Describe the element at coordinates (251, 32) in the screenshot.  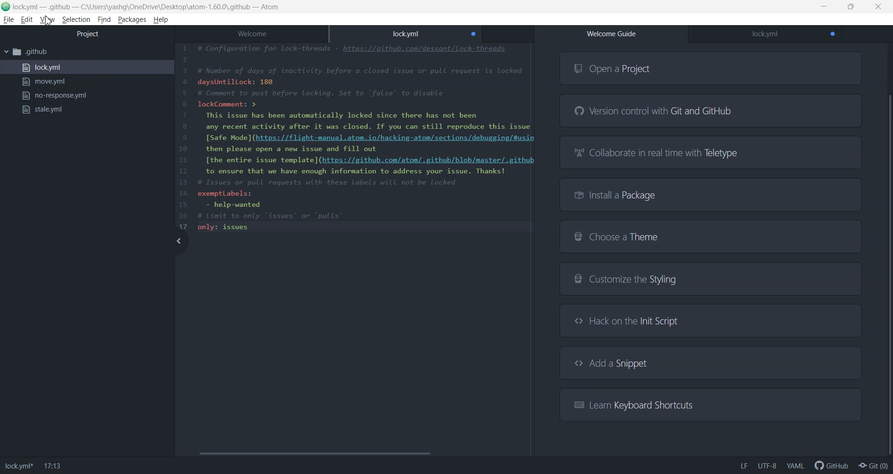
I see `Welcome ` at that location.